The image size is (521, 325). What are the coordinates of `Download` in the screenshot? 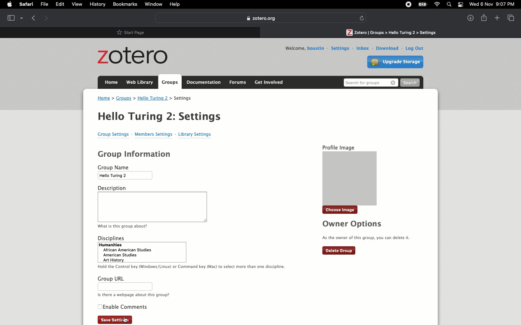 It's located at (387, 48).